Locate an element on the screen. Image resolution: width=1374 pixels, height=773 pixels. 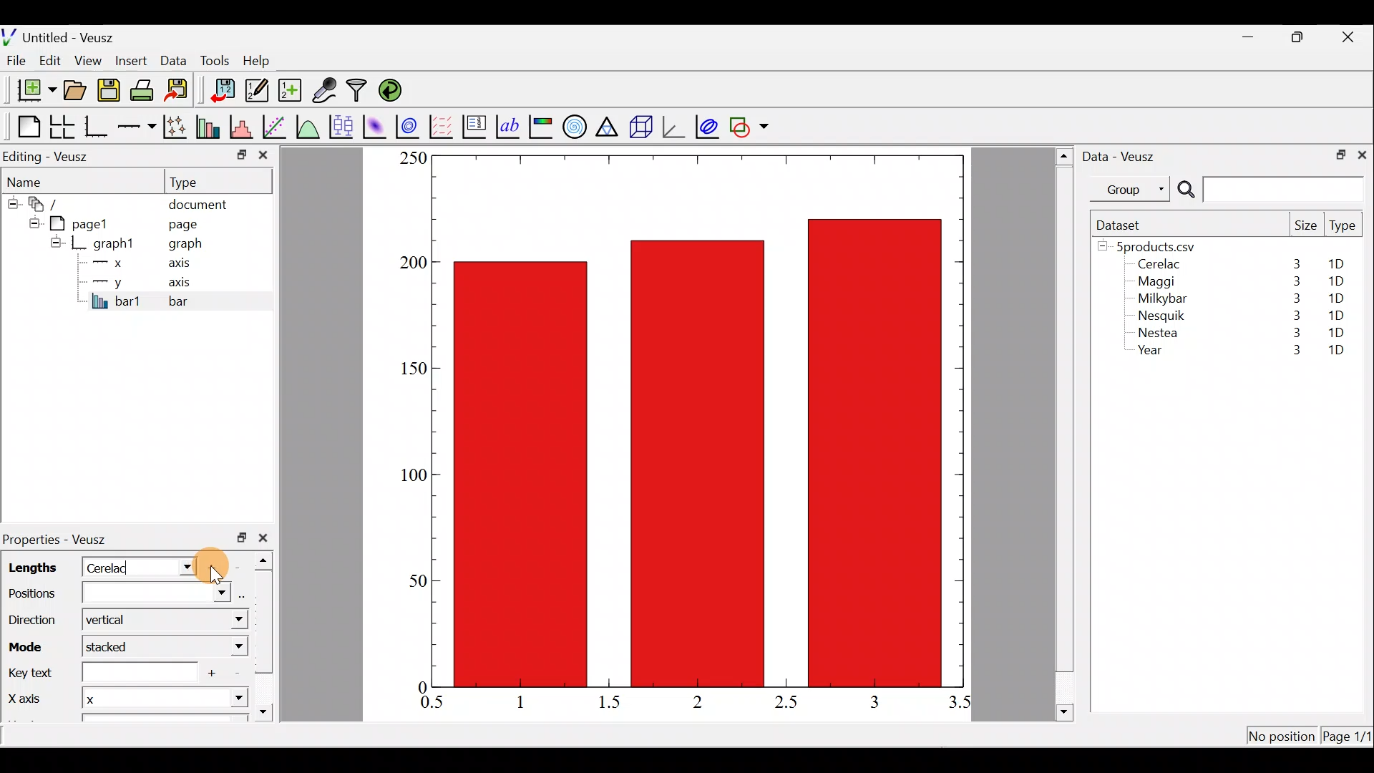
graph1 is located at coordinates (114, 244).